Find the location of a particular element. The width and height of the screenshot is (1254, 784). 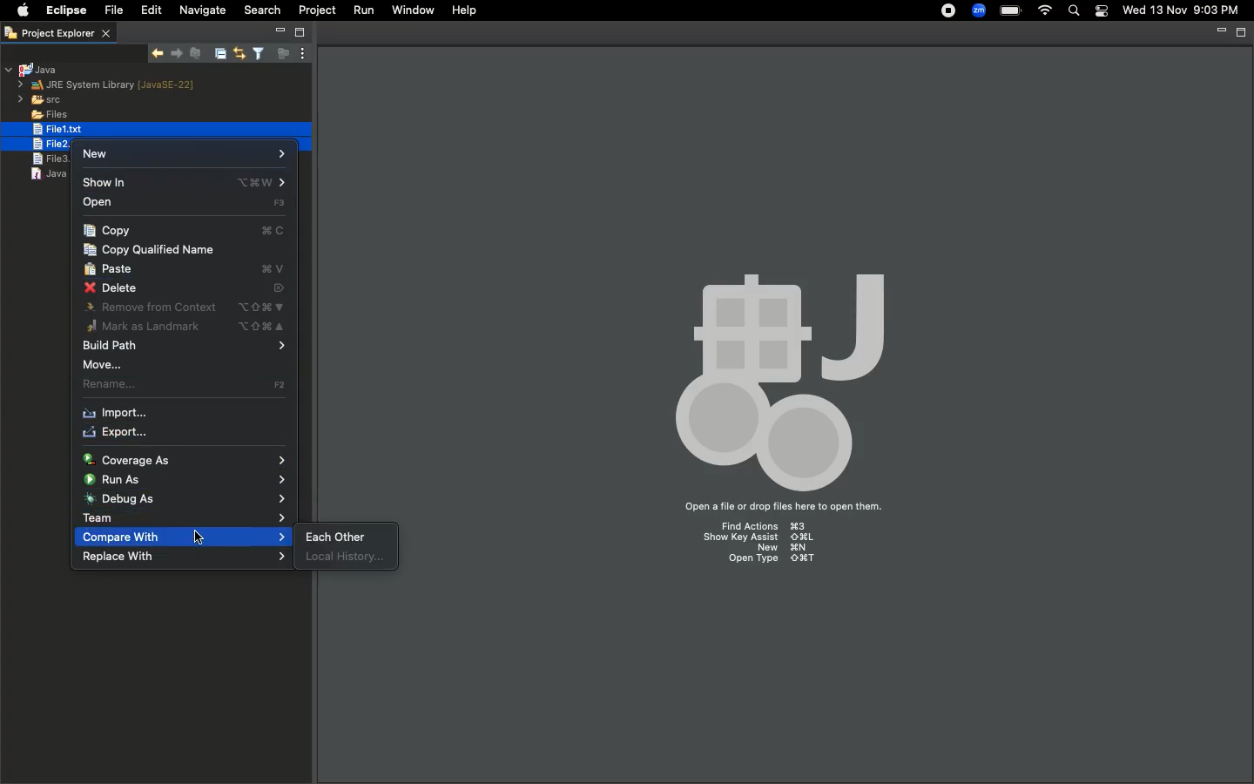

Move is located at coordinates (109, 364).